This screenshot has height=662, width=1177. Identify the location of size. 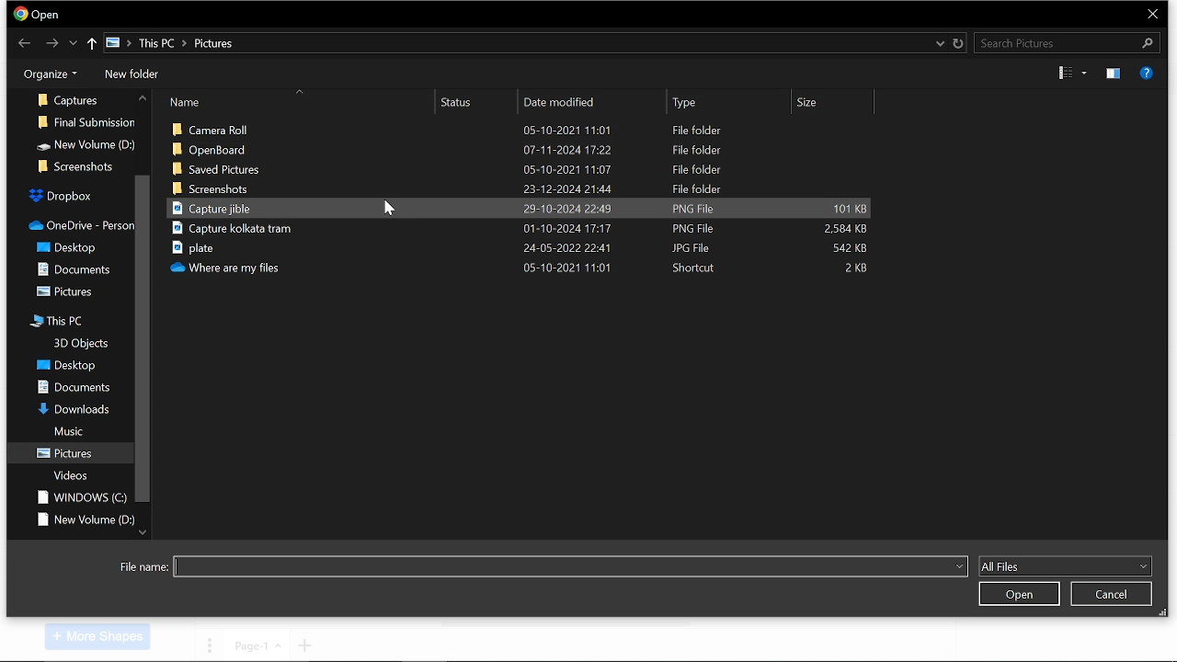
(839, 103).